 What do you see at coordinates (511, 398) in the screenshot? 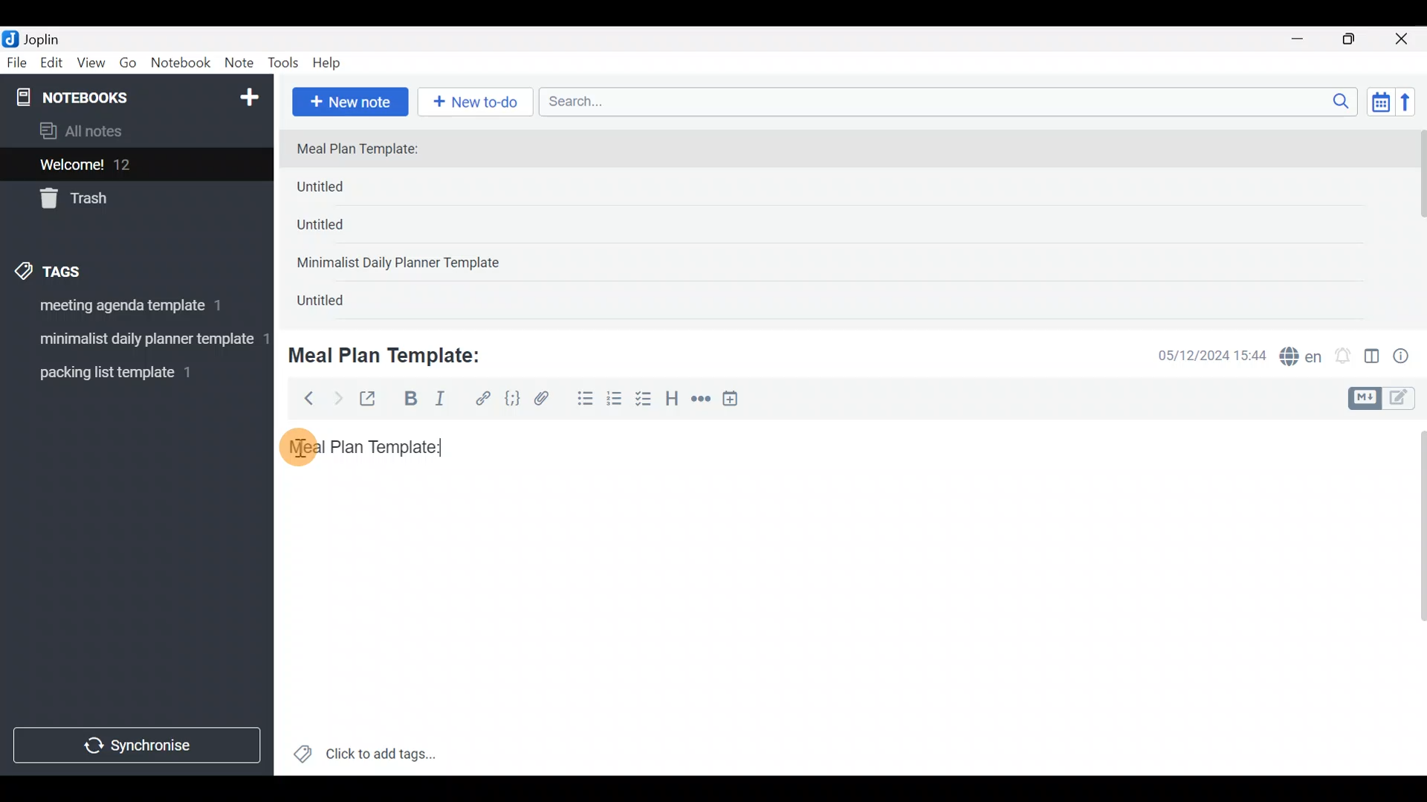
I see `Code` at bounding box center [511, 398].